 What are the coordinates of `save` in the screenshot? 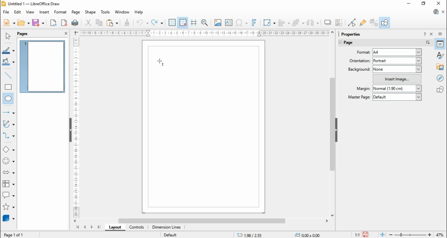 It's located at (366, 235).